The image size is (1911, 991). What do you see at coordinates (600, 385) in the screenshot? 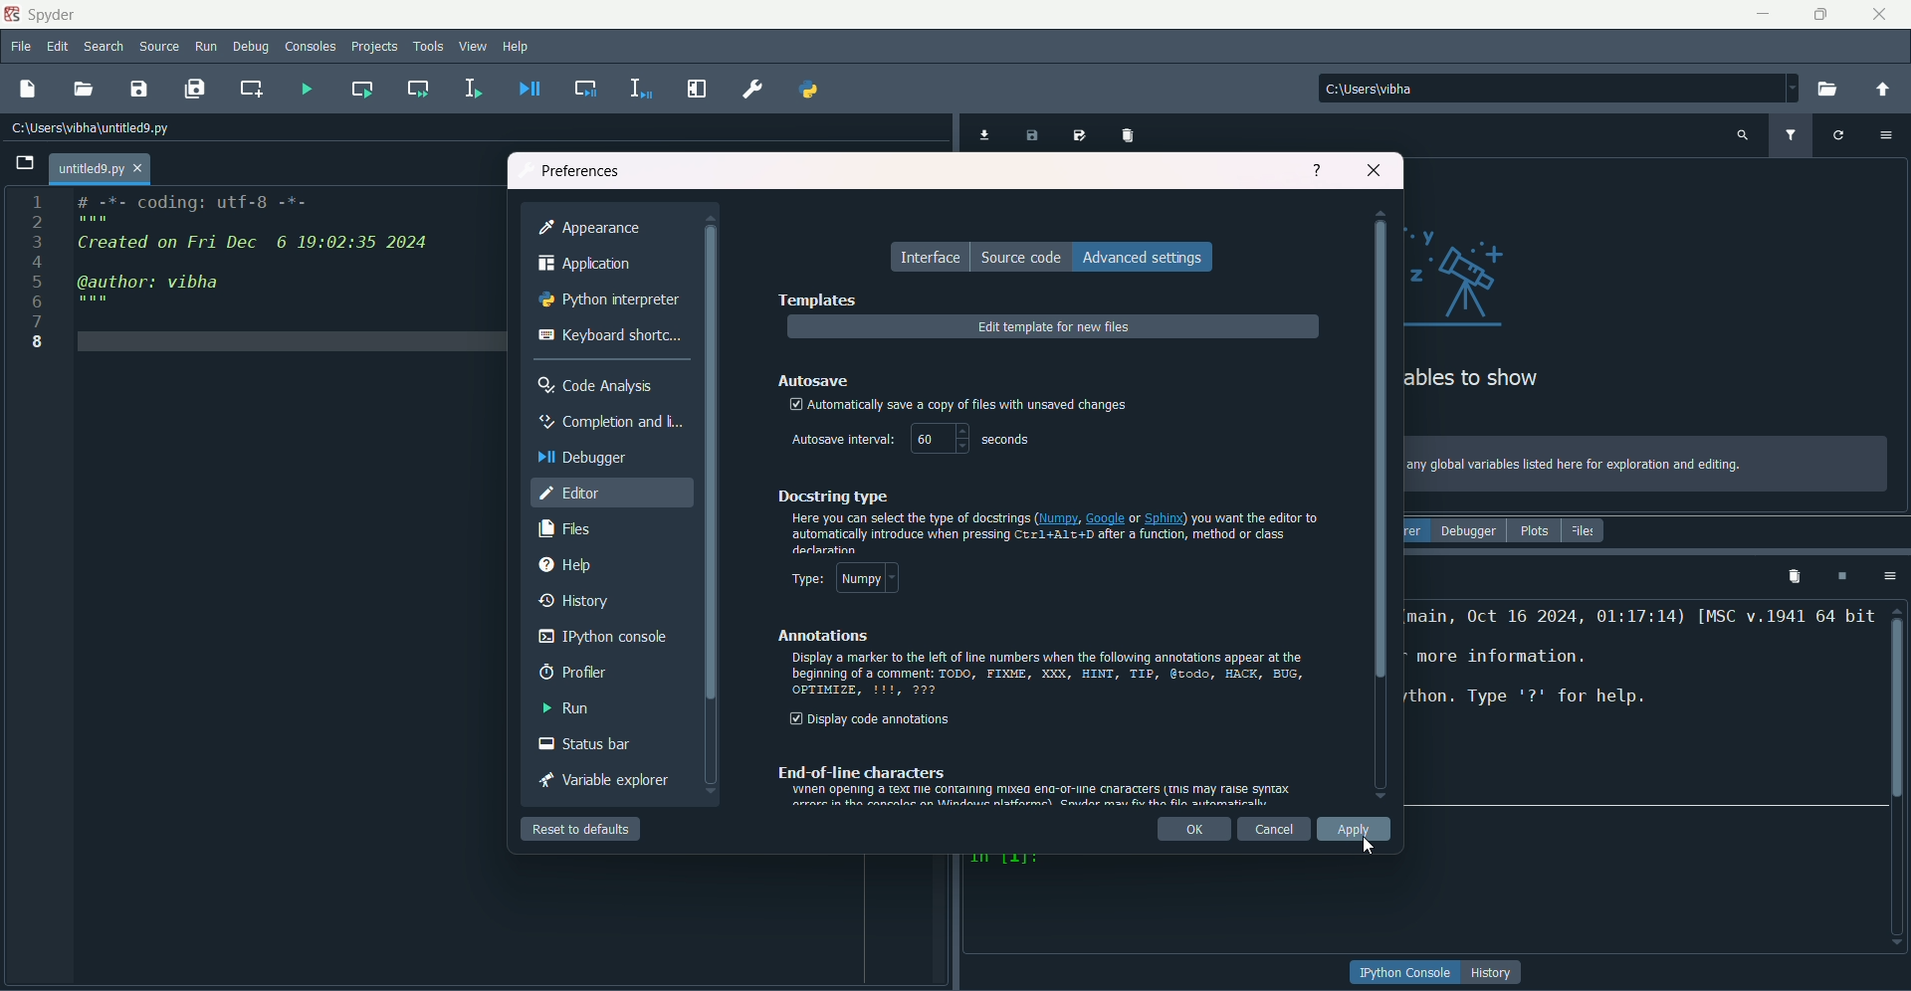
I see `code analysis` at bounding box center [600, 385].